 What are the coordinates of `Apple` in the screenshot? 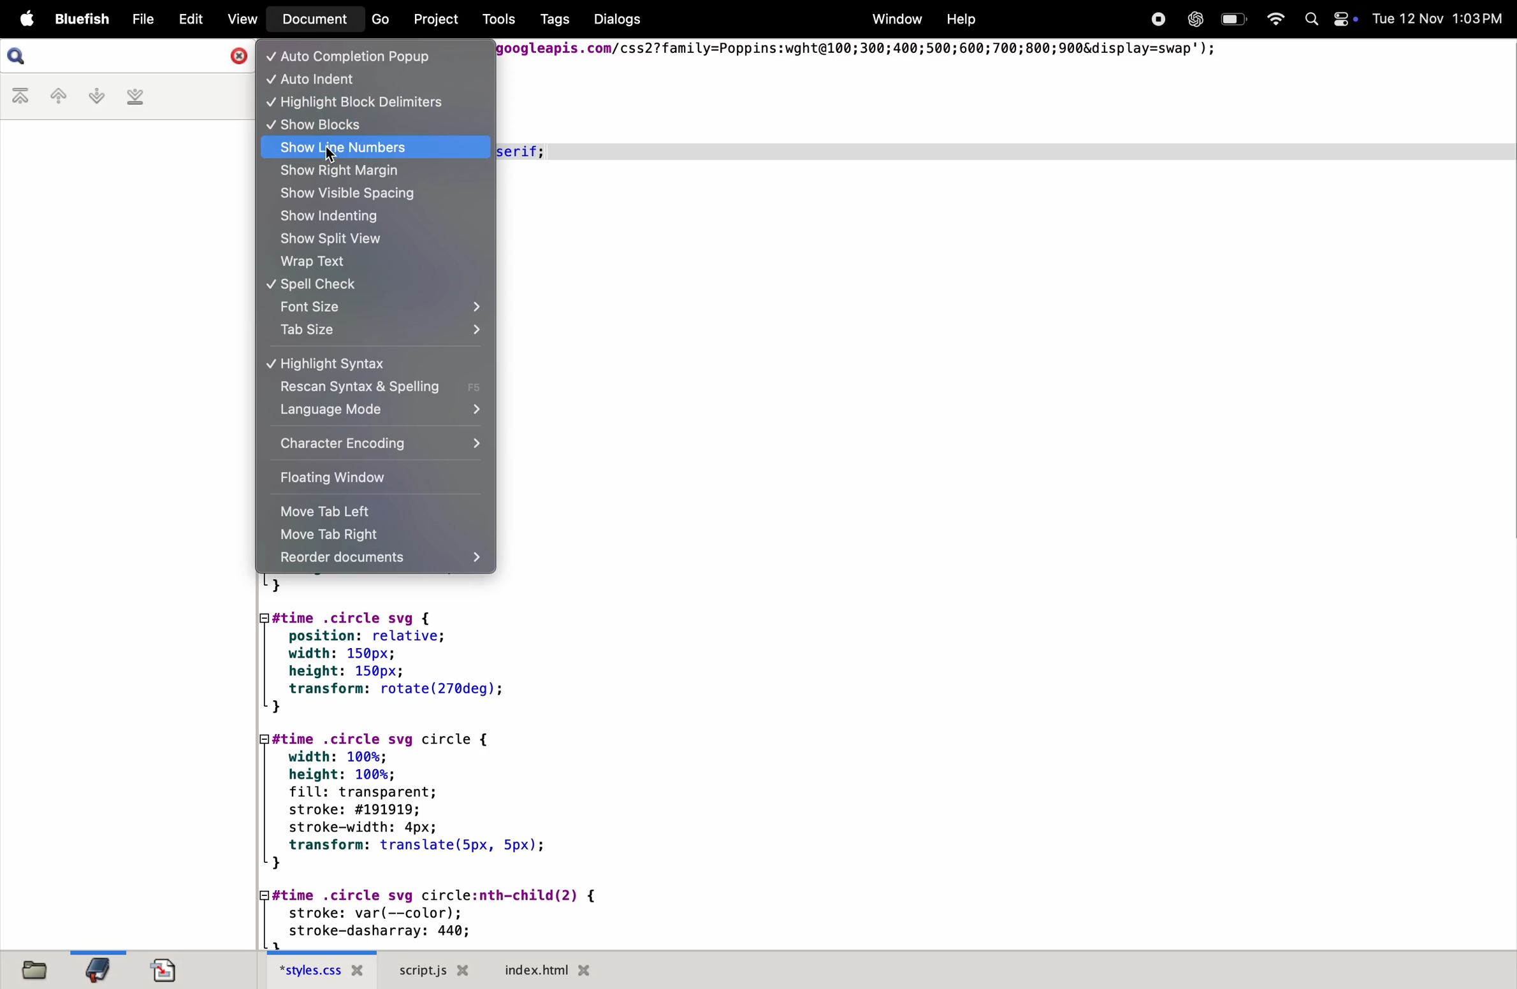 It's located at (21, 18).